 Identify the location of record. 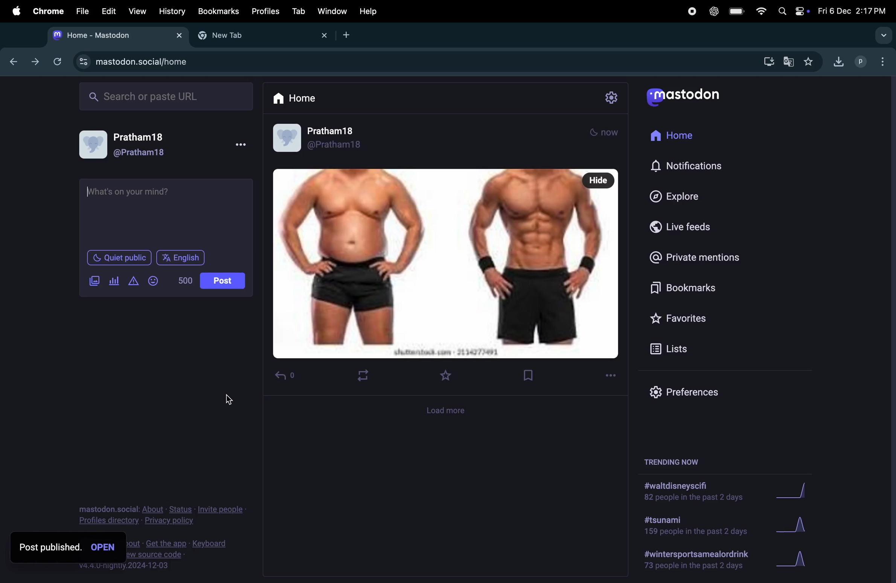
(691, 11).